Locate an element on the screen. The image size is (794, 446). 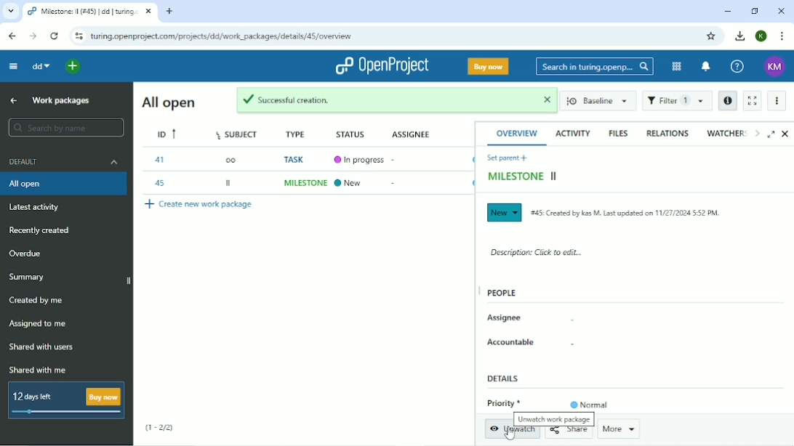
Help is located at coordinates (737, 67).